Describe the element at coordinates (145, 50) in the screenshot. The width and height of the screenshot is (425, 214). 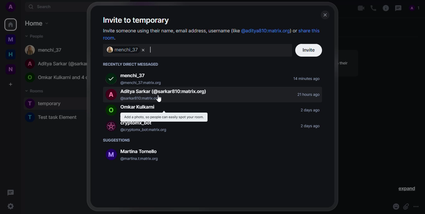
I see `close` at that location.